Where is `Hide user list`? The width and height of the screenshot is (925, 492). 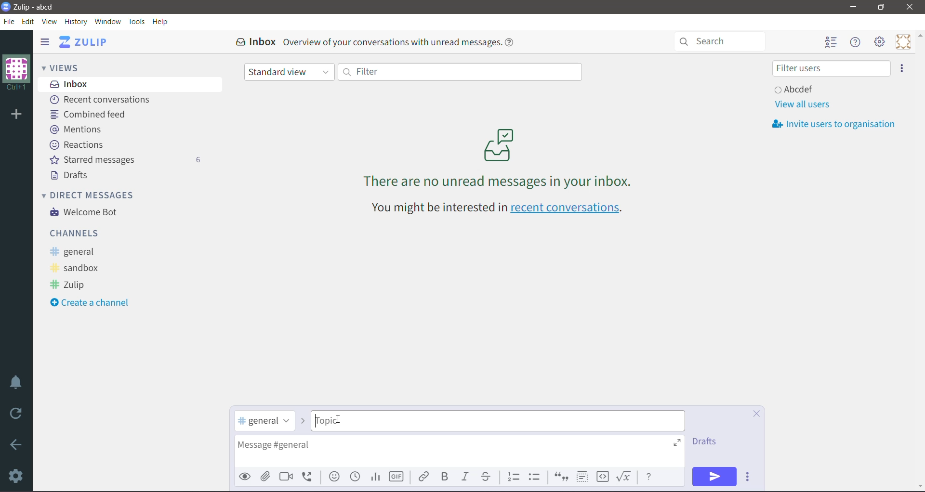 Hide user list is located at coordinates (830, 43).